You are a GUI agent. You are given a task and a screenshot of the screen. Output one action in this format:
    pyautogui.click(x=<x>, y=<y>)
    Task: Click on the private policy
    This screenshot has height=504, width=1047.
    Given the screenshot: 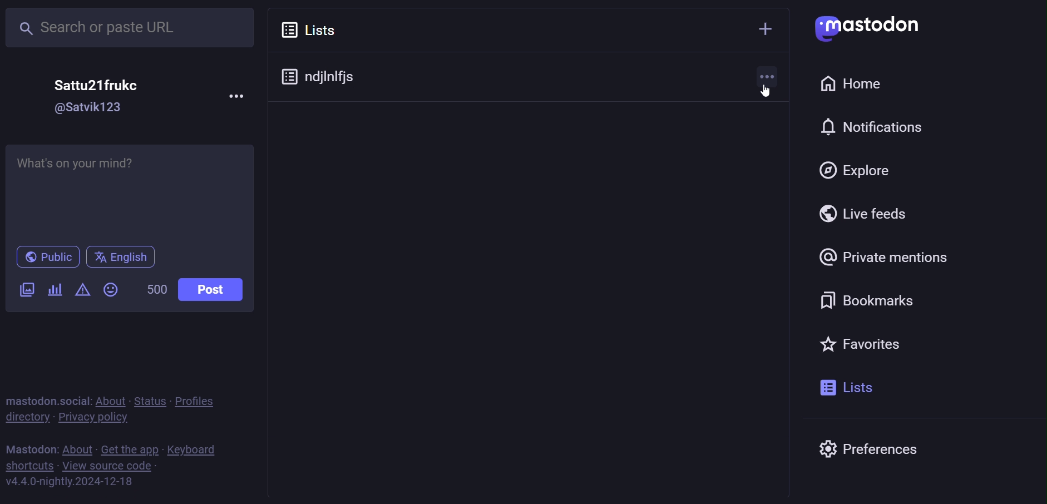 What is the action you would take?
    pyautogui.click(x=96, y=418)
    